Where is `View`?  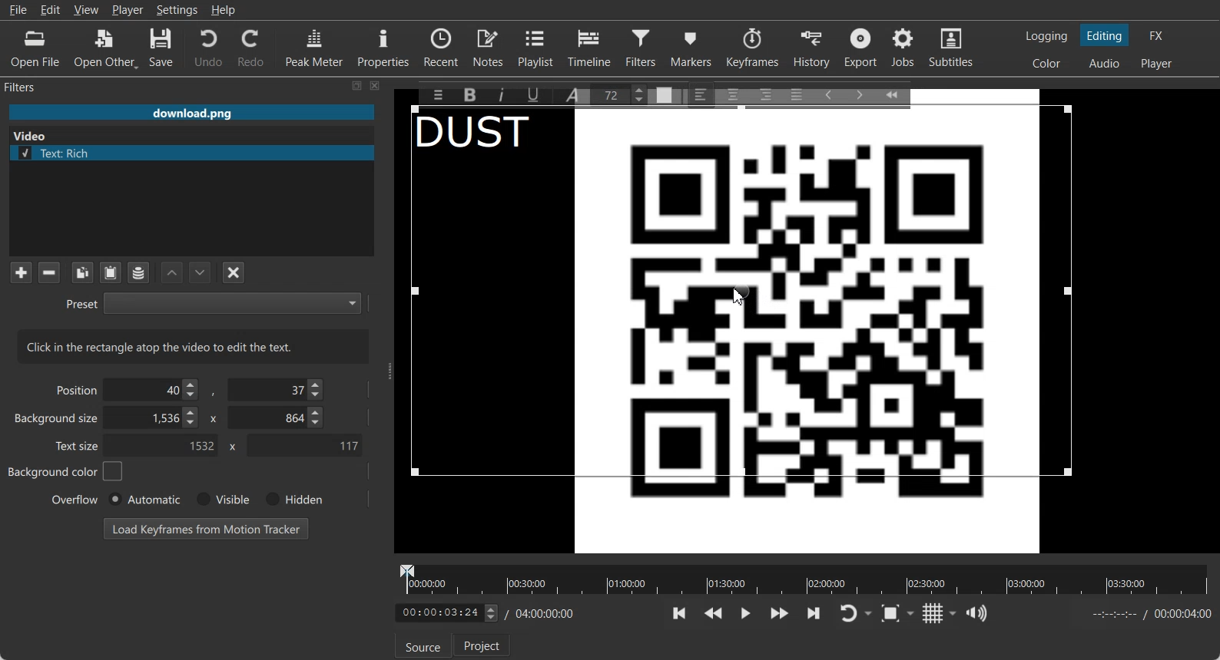 View is located at coordinates (86, 9).